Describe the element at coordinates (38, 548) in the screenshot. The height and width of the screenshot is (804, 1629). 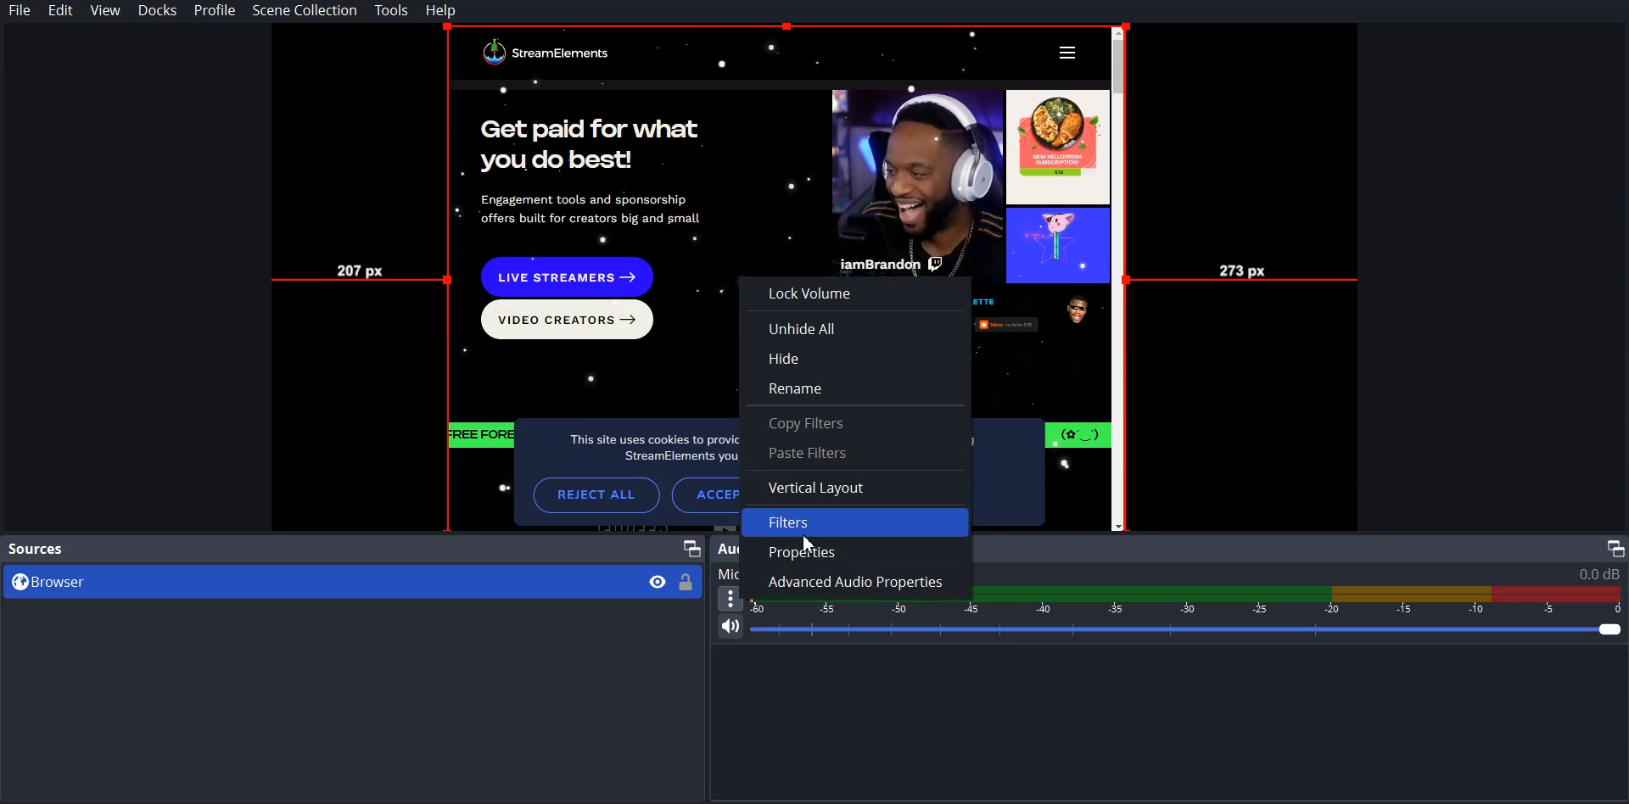
I see `Source ` at that location.